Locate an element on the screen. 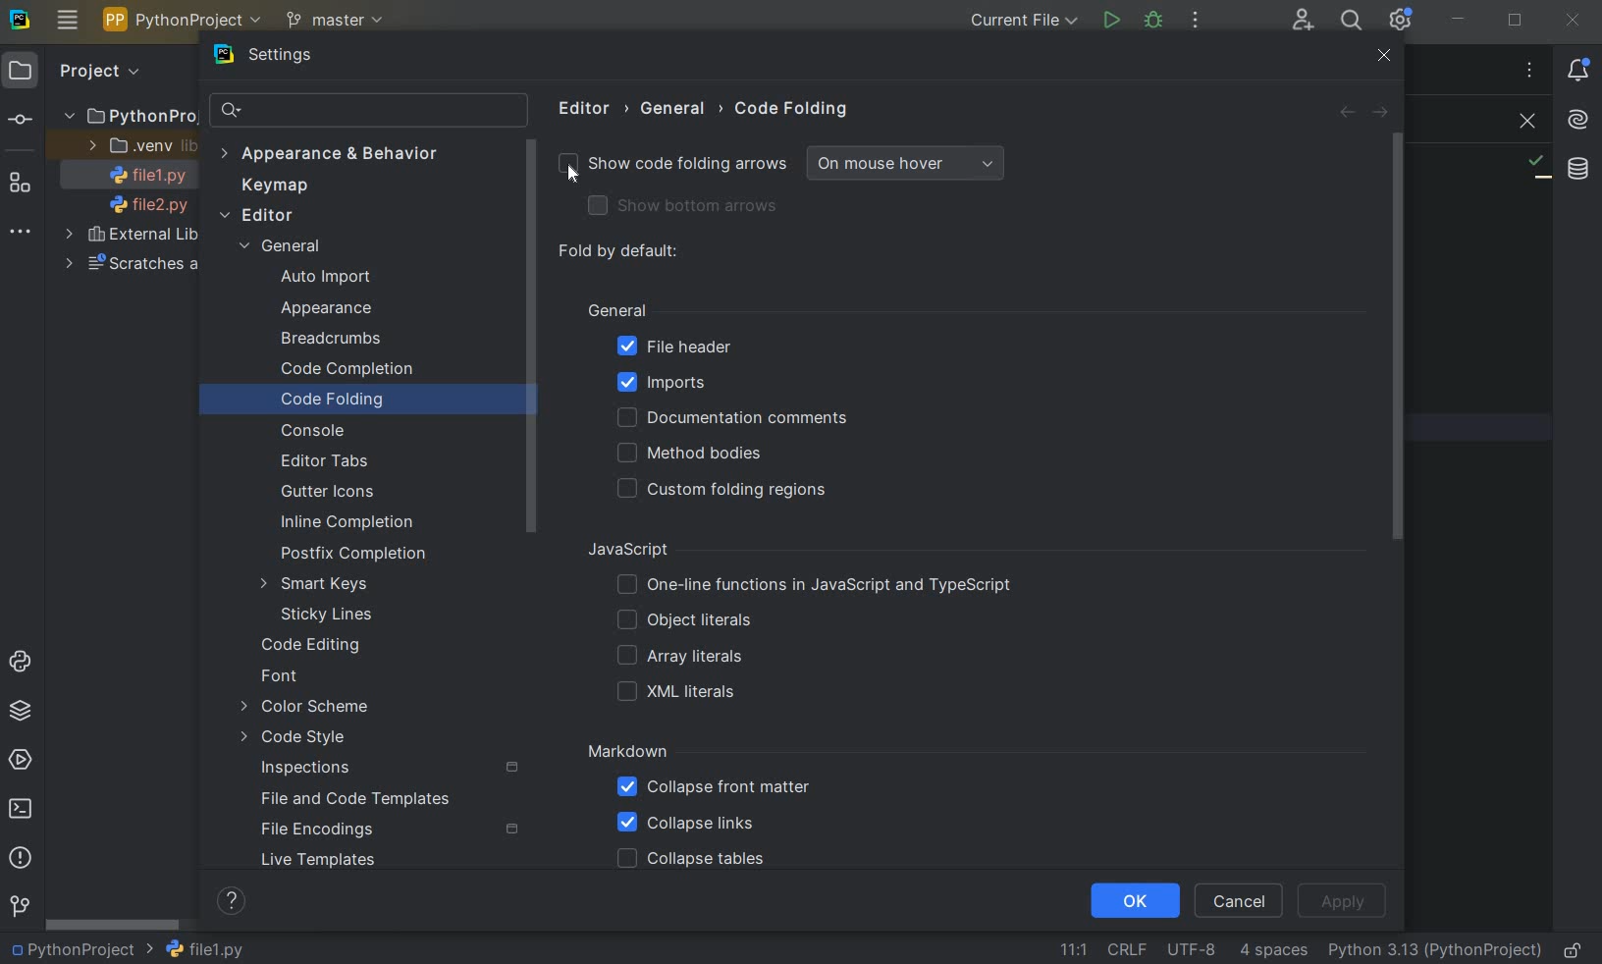 The image size is (1602, 964). PythonProject is located at coordinates (130, 117).